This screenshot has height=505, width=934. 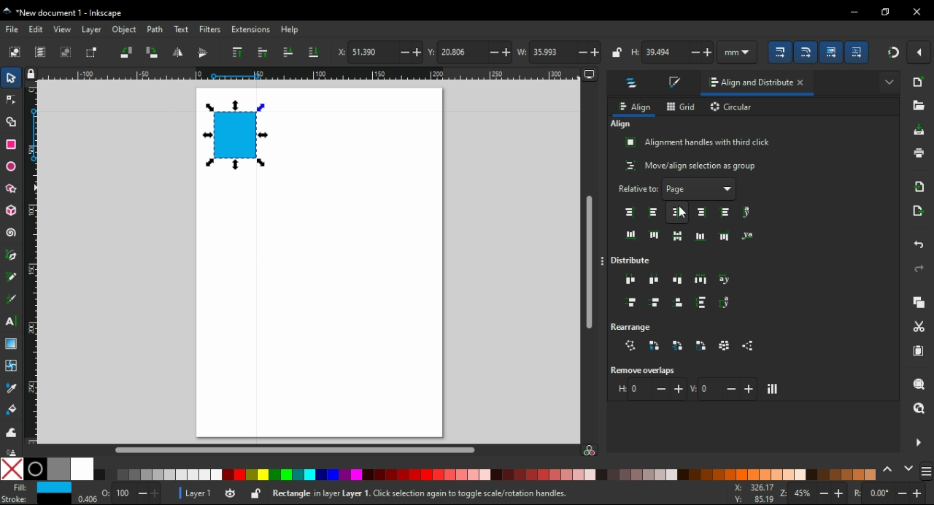 What do you see at coordinates (682, 107) in the screenshot?
I see `grid` at bounding box center [682, 107].